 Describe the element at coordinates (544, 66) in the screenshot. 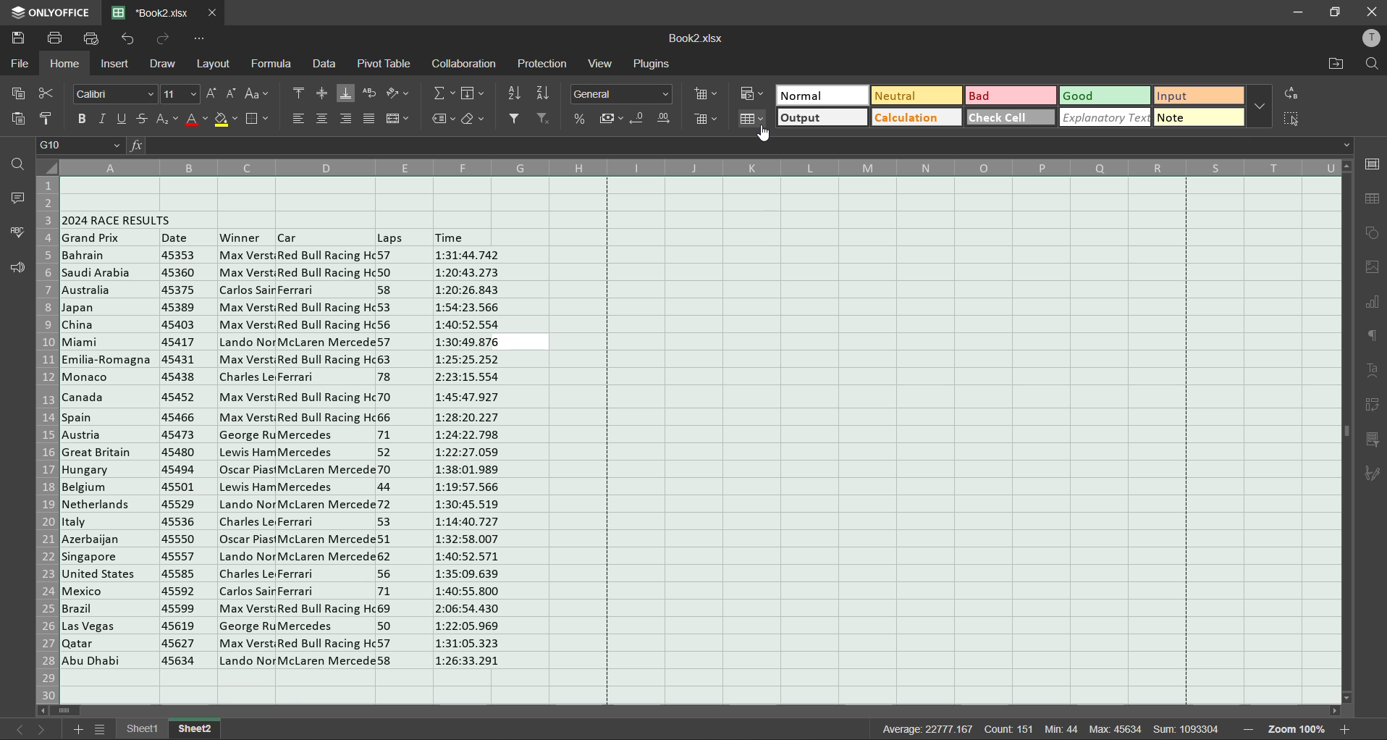

I see `protection` at that location.